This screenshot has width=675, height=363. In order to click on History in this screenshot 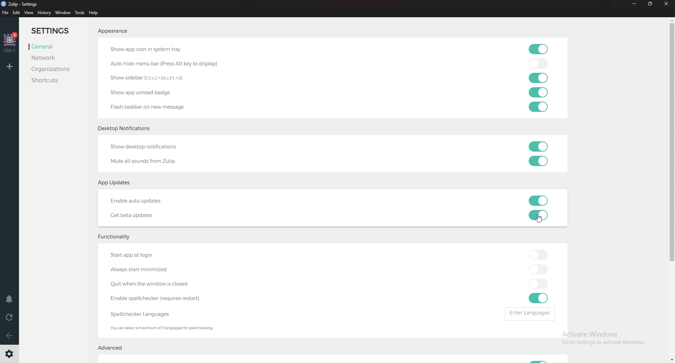, I will do `click(45, 14)`.